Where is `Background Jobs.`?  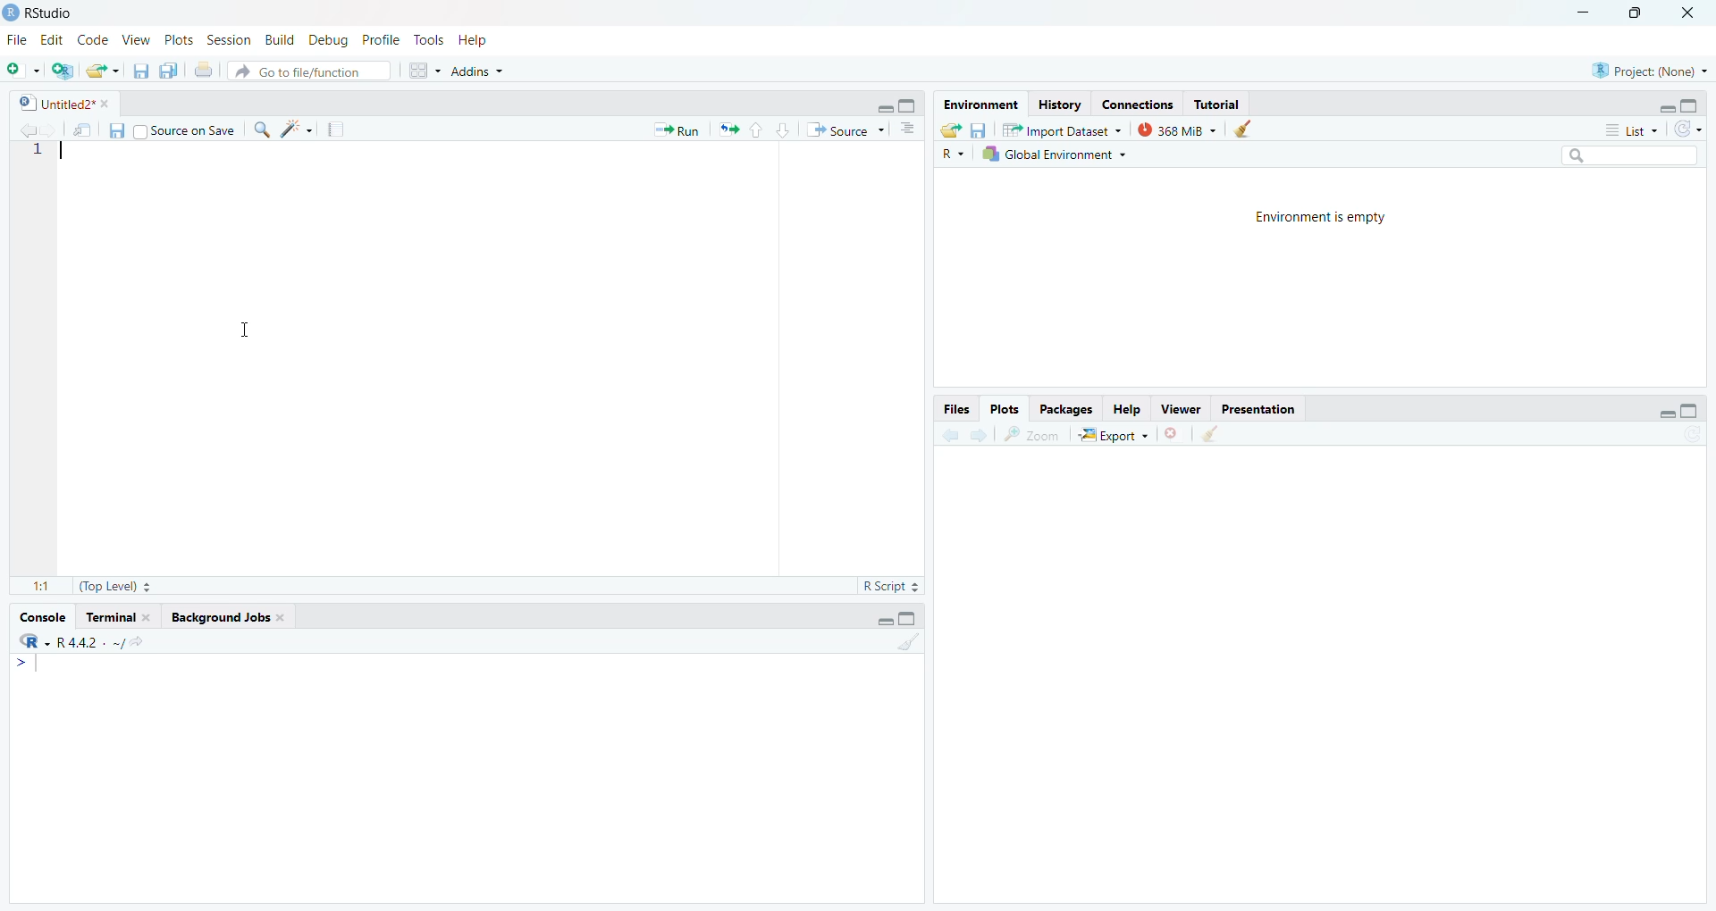 Background Jobs. is located at coordinates (235, 618).